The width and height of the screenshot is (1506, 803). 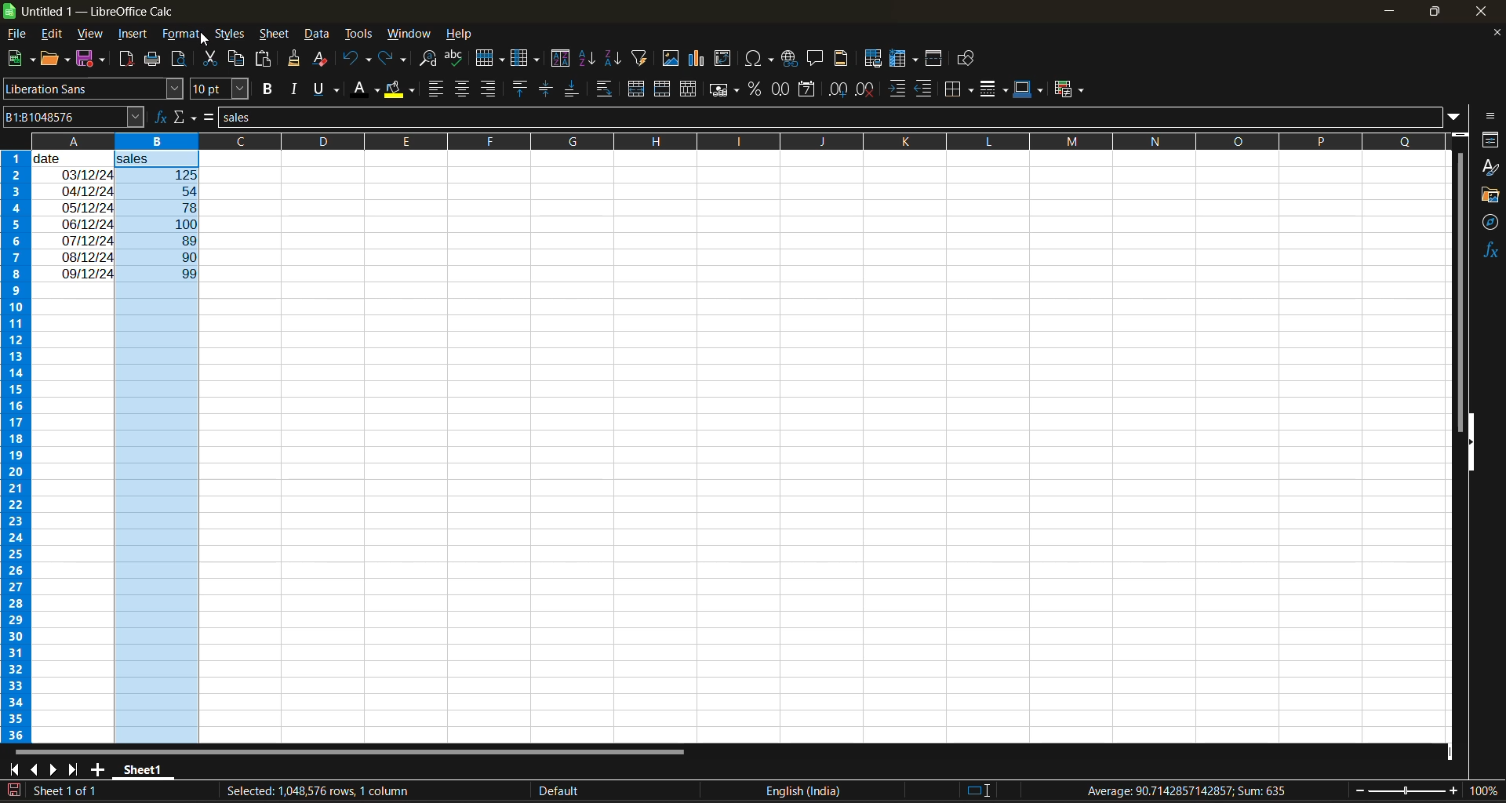 What do you see at coordinates (186, 117) in the screenshot?
I see `select function` at bounding box center [186, 117].